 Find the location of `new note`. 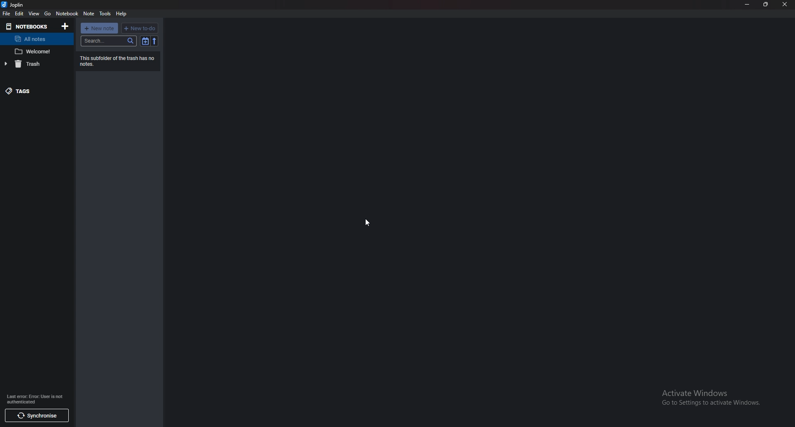

new note is located at coordinates (101, 29).